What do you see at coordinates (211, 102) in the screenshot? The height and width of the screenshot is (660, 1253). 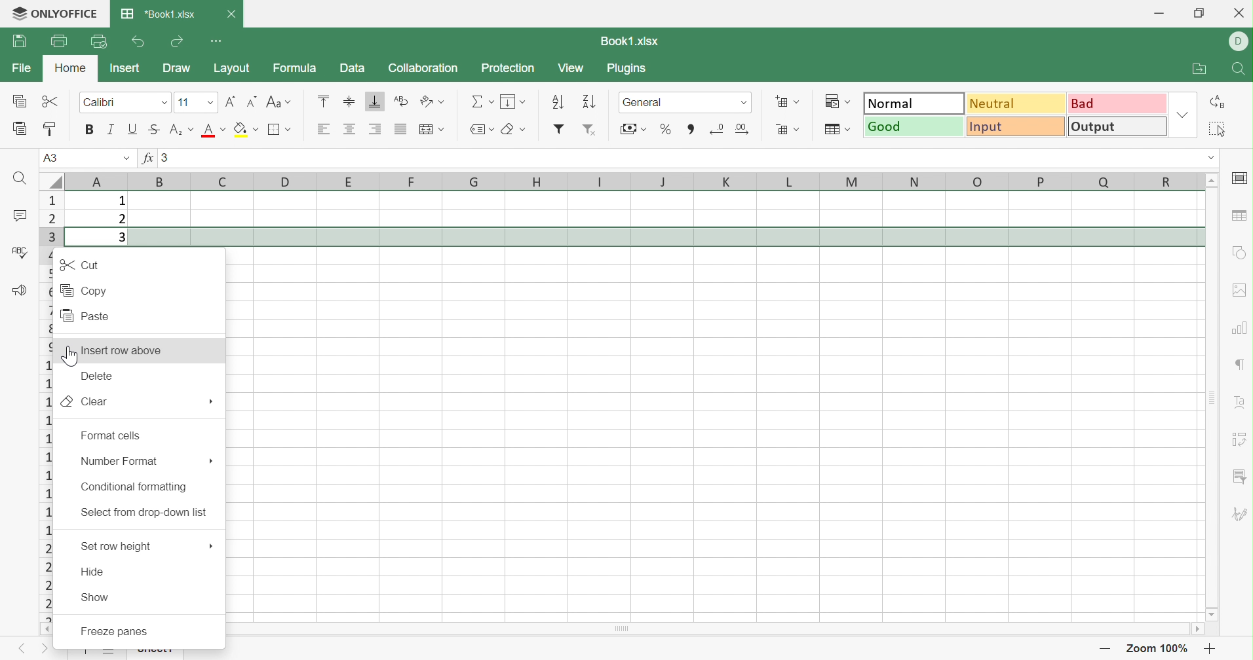 I see `Drop Down` at bounding box center [211, 102].